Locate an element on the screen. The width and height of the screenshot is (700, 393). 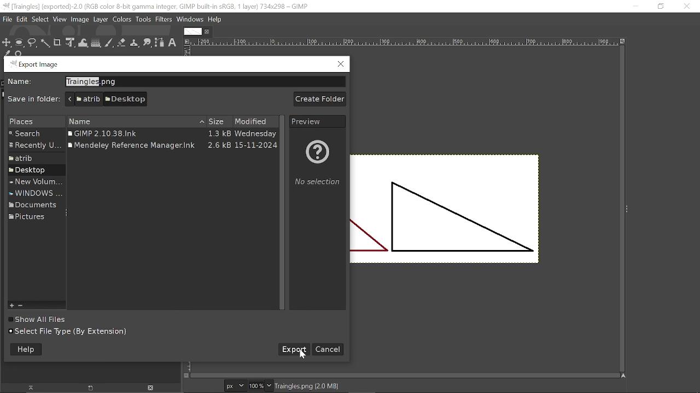
Close is located at coordinates (687, 7).